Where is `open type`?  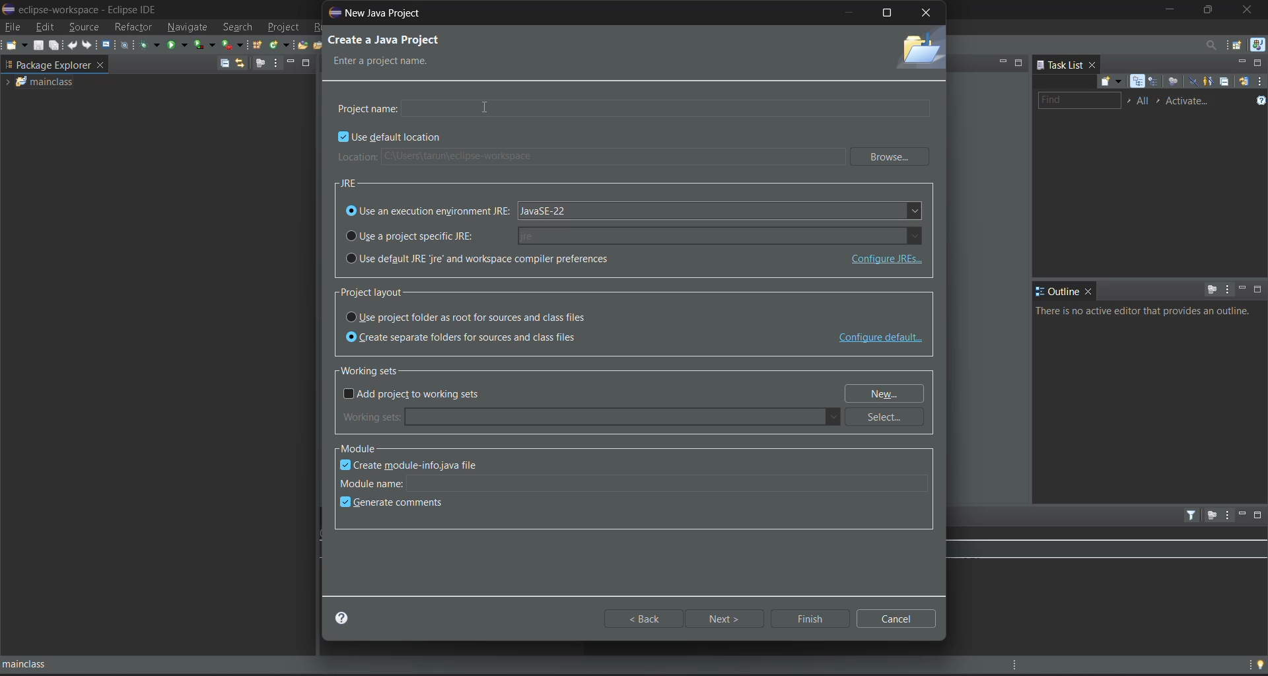 open type is located at coordinates (306, 43).